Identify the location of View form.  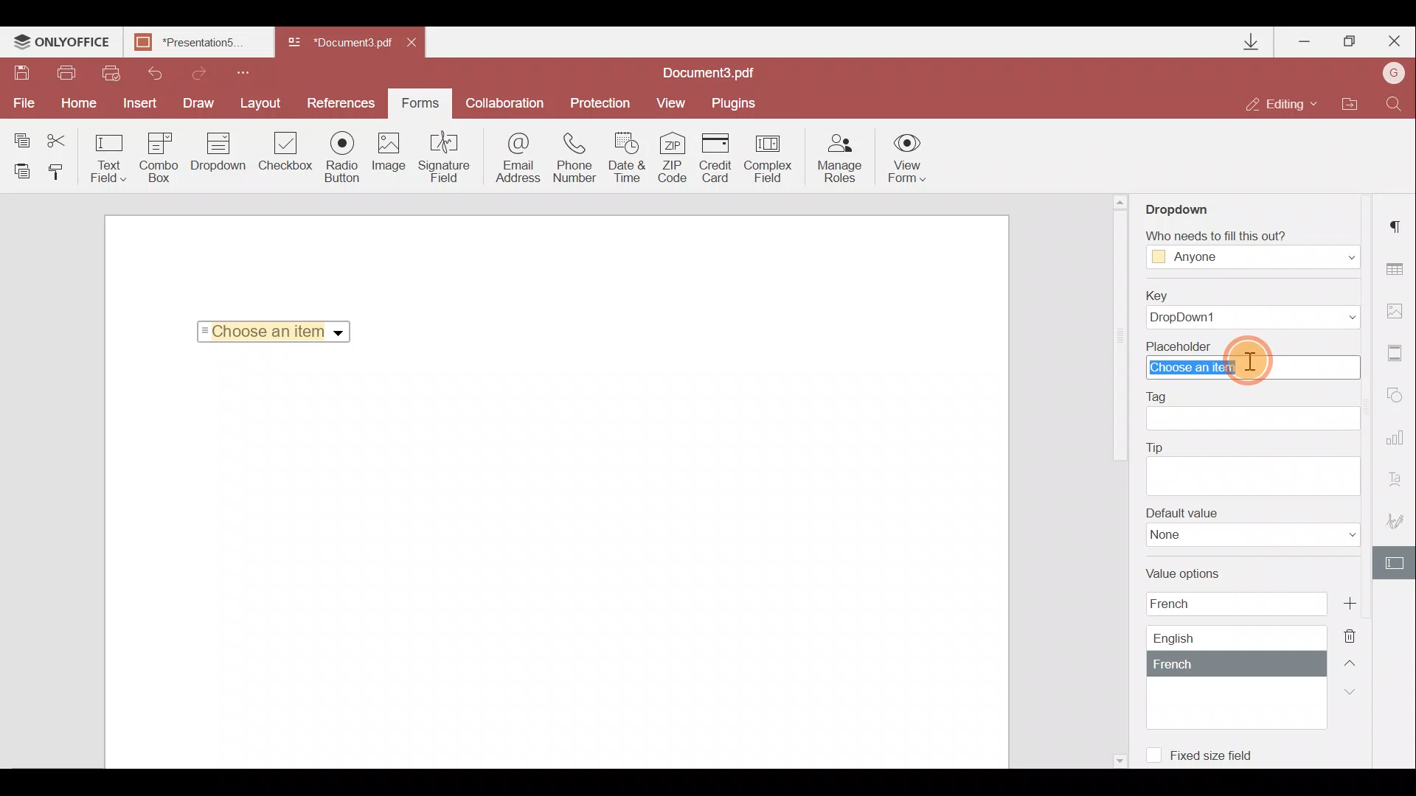
(908, 158).